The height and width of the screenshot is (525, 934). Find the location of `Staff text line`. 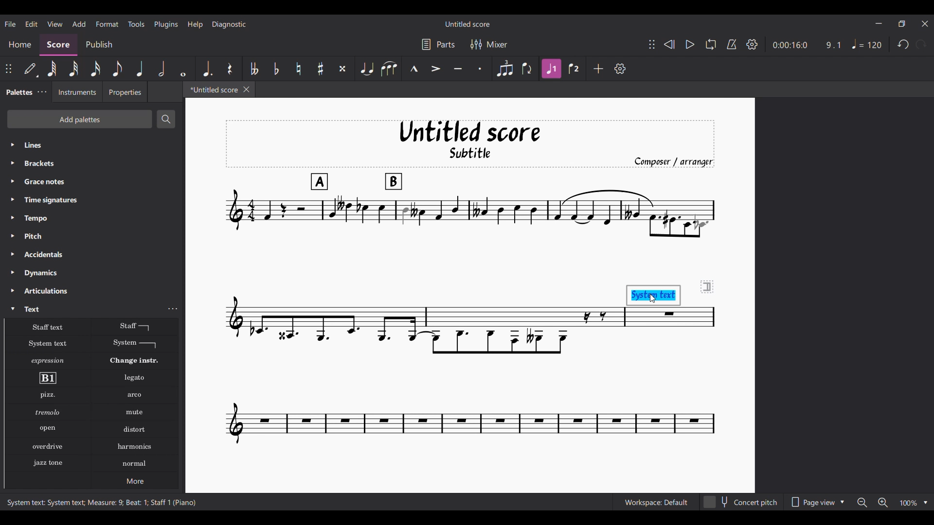

Staff text line is located at coordinates (135, 326).